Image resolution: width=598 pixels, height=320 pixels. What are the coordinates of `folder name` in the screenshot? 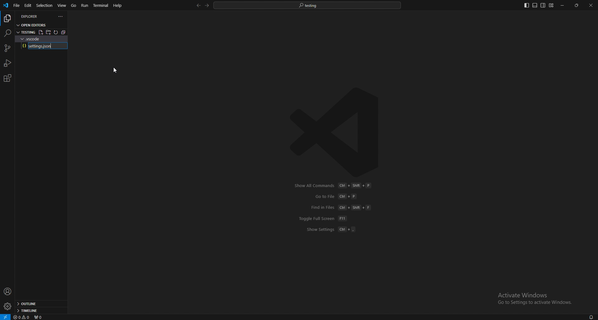 It's located at (37, 38).